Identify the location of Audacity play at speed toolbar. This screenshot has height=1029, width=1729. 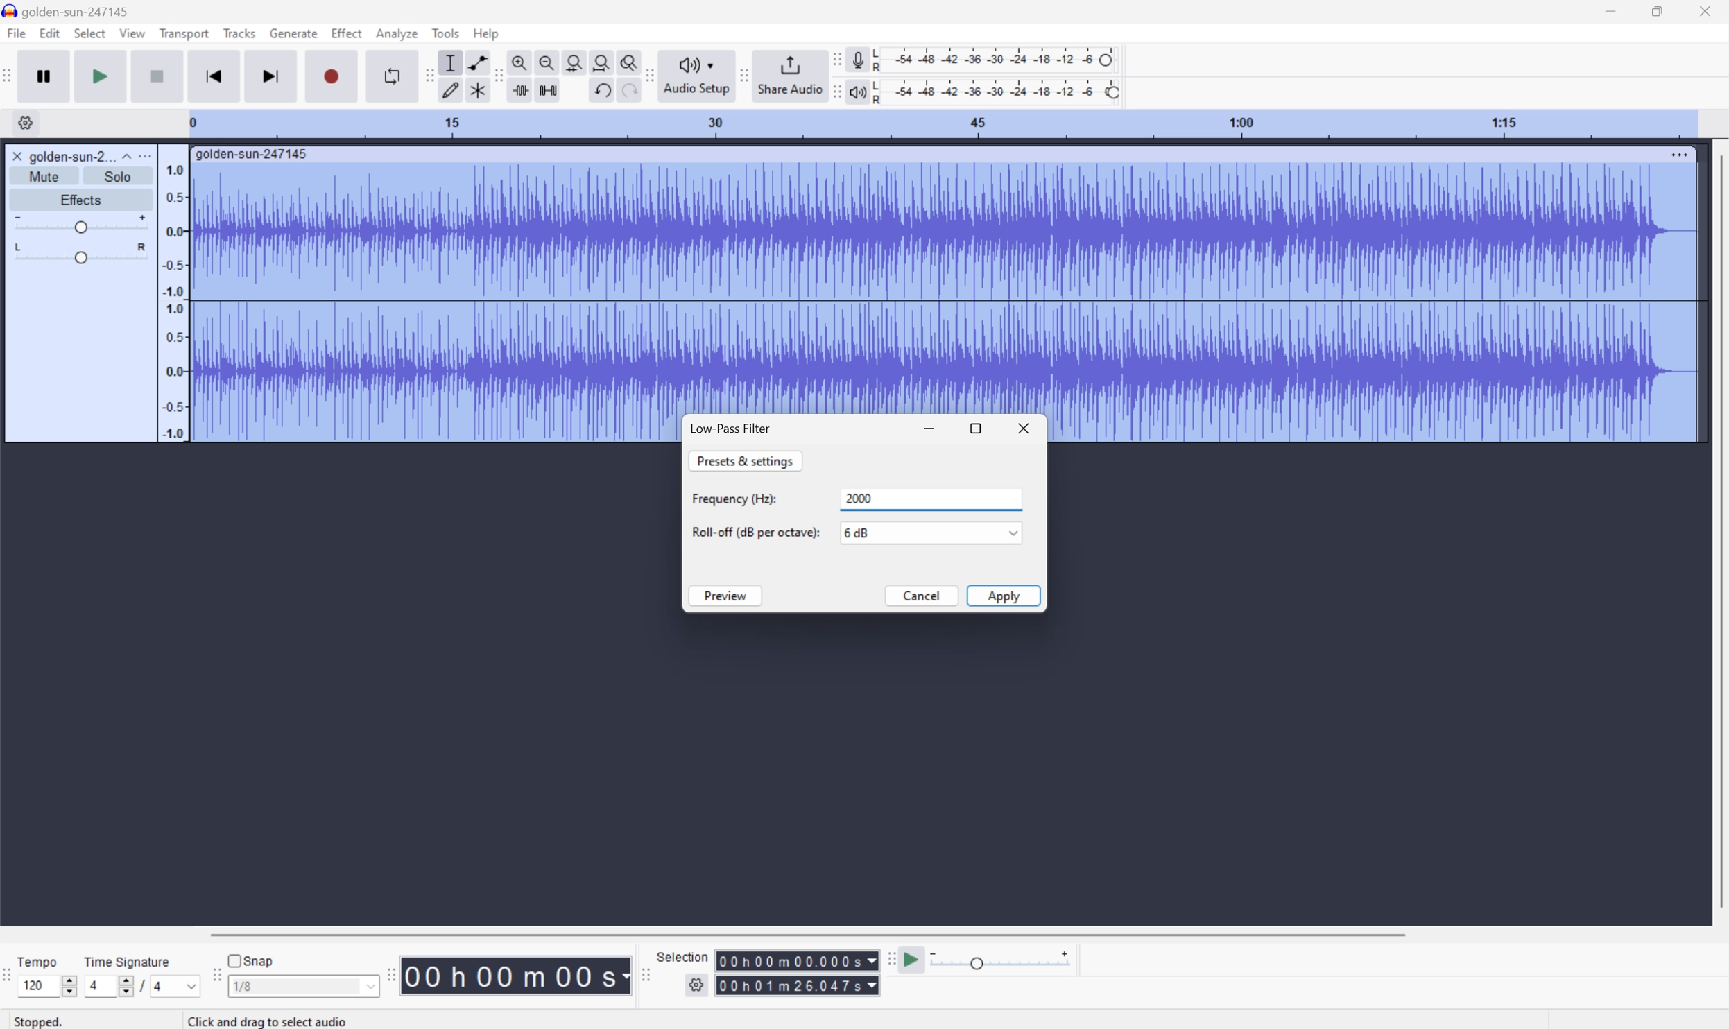
(890, 960).